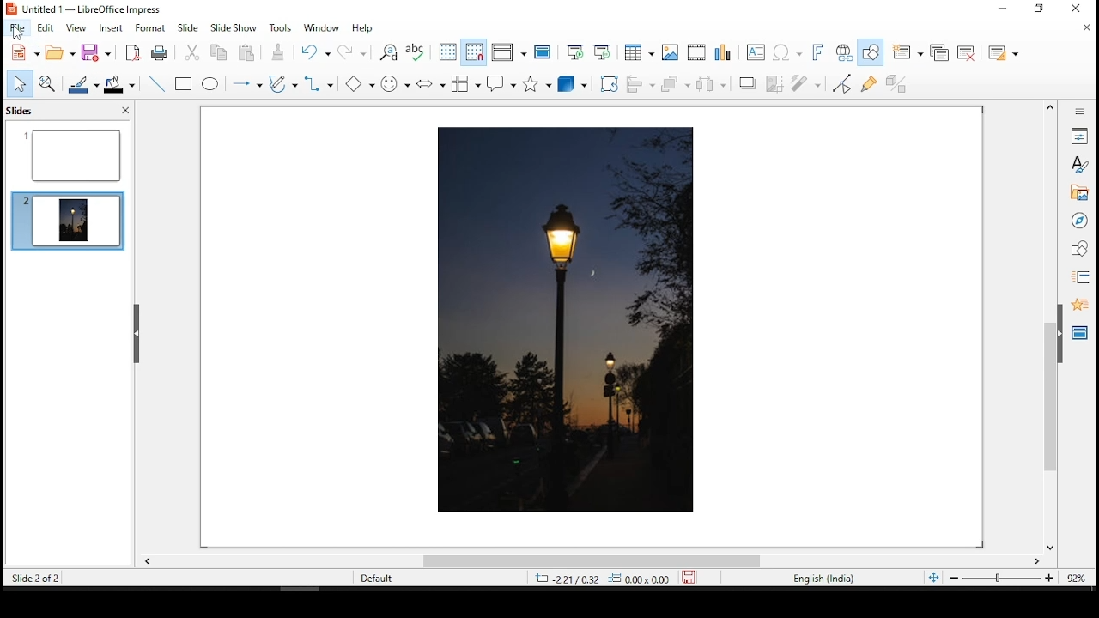 Image resolution: width=1099 pixels, height=618 pixels. What do you see at coordinates (377, 578) in the screenshot?
I see `Default` at bounding box center [377, 578].